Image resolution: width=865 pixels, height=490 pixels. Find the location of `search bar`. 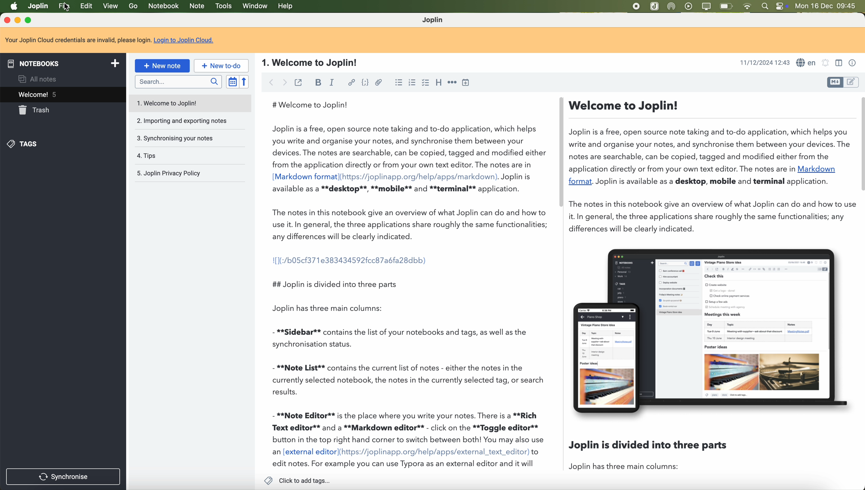

search bar is located at coordinates (178, 81).